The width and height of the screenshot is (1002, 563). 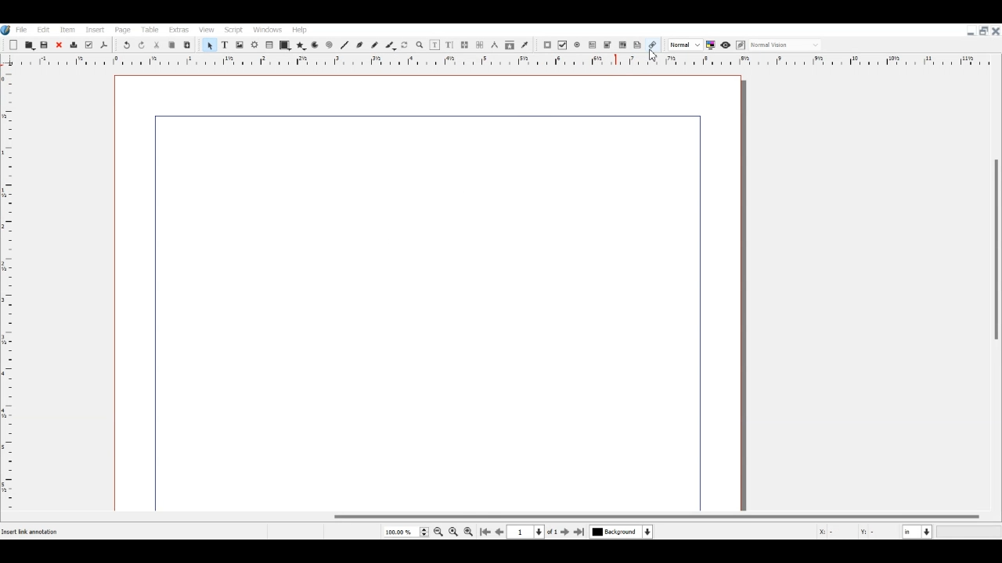 I want to click on Zoom in, so click(x=468, y=531).